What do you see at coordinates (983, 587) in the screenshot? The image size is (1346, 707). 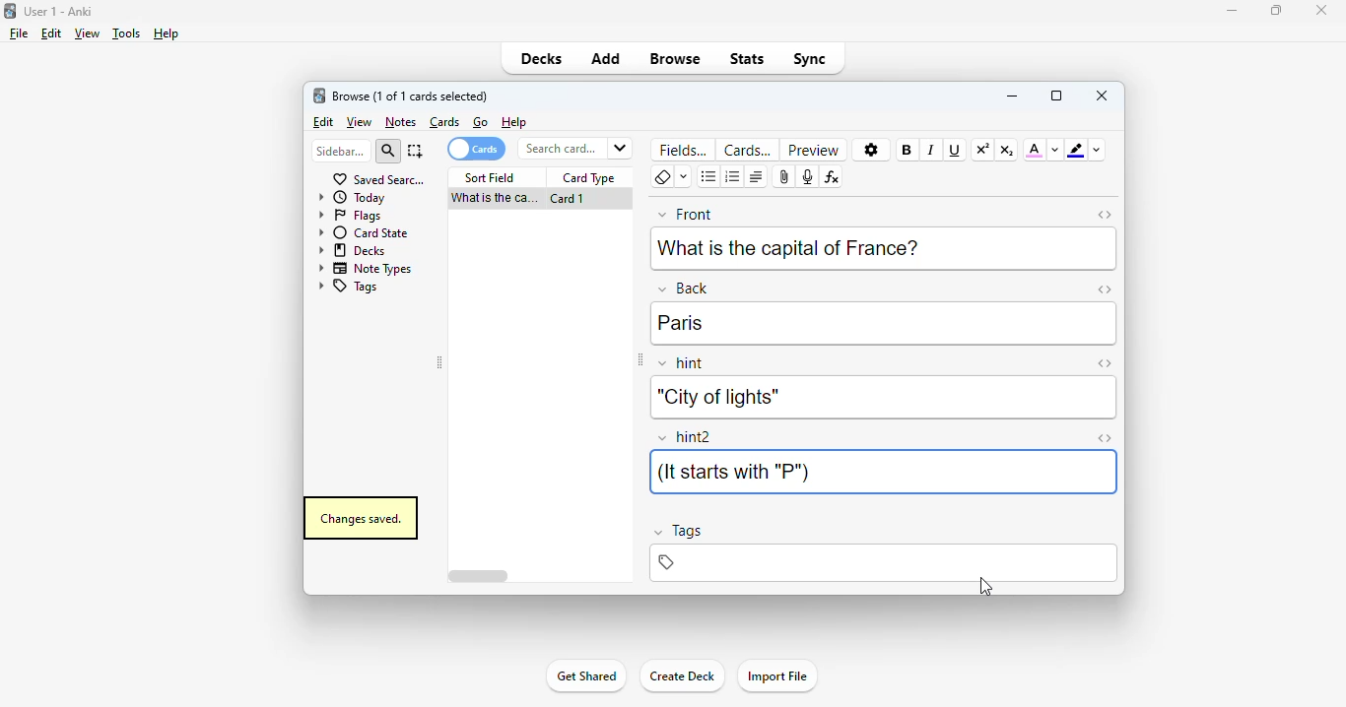 I see `cursor` at bounding box center [983, 587].